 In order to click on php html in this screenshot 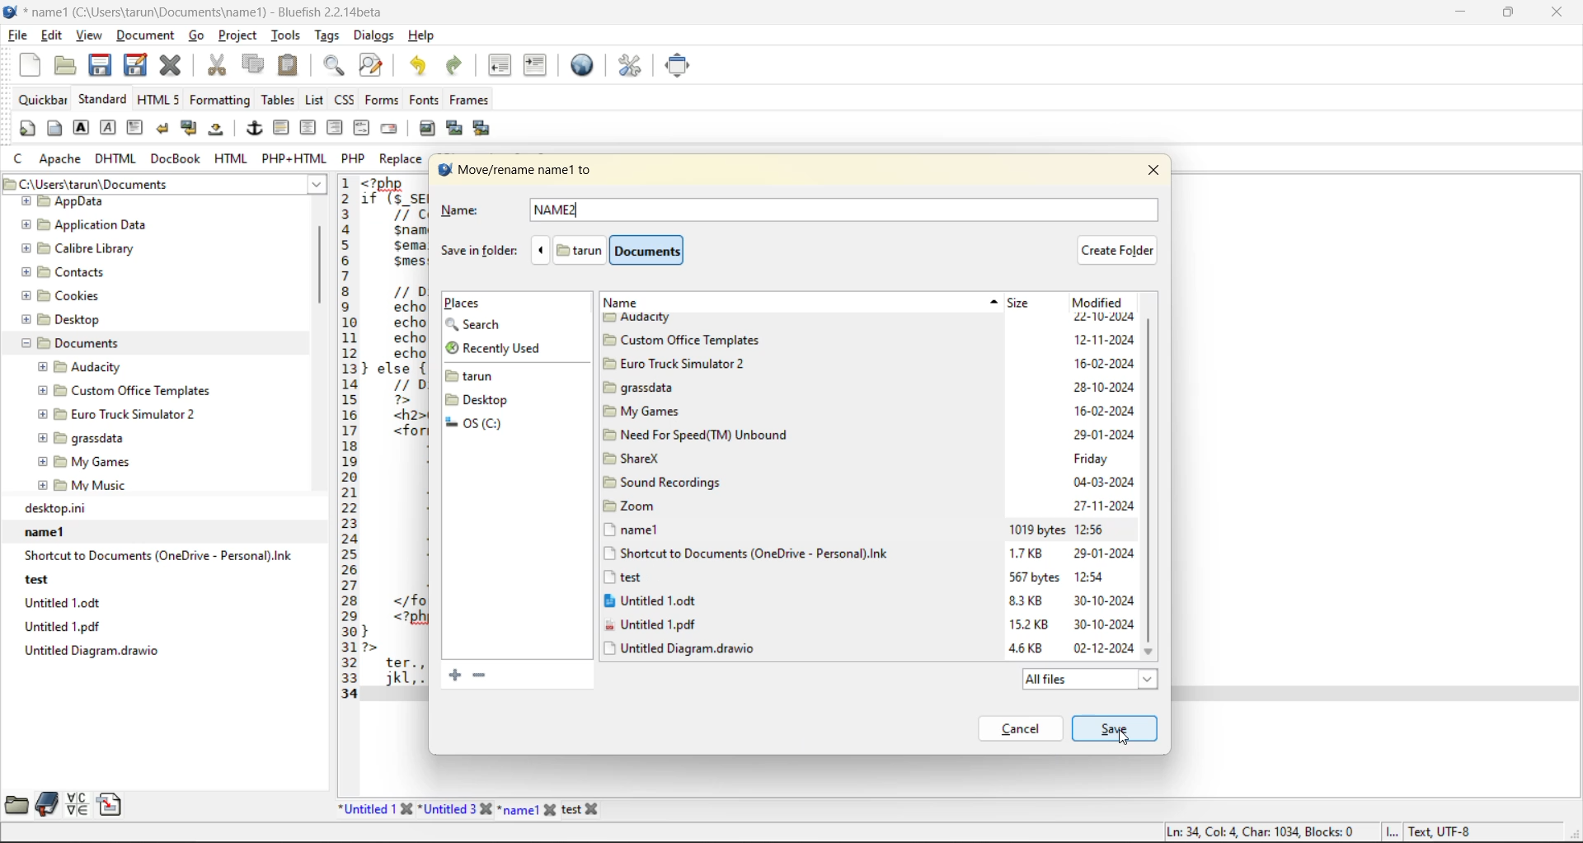, I will do `click(291, 158)`.